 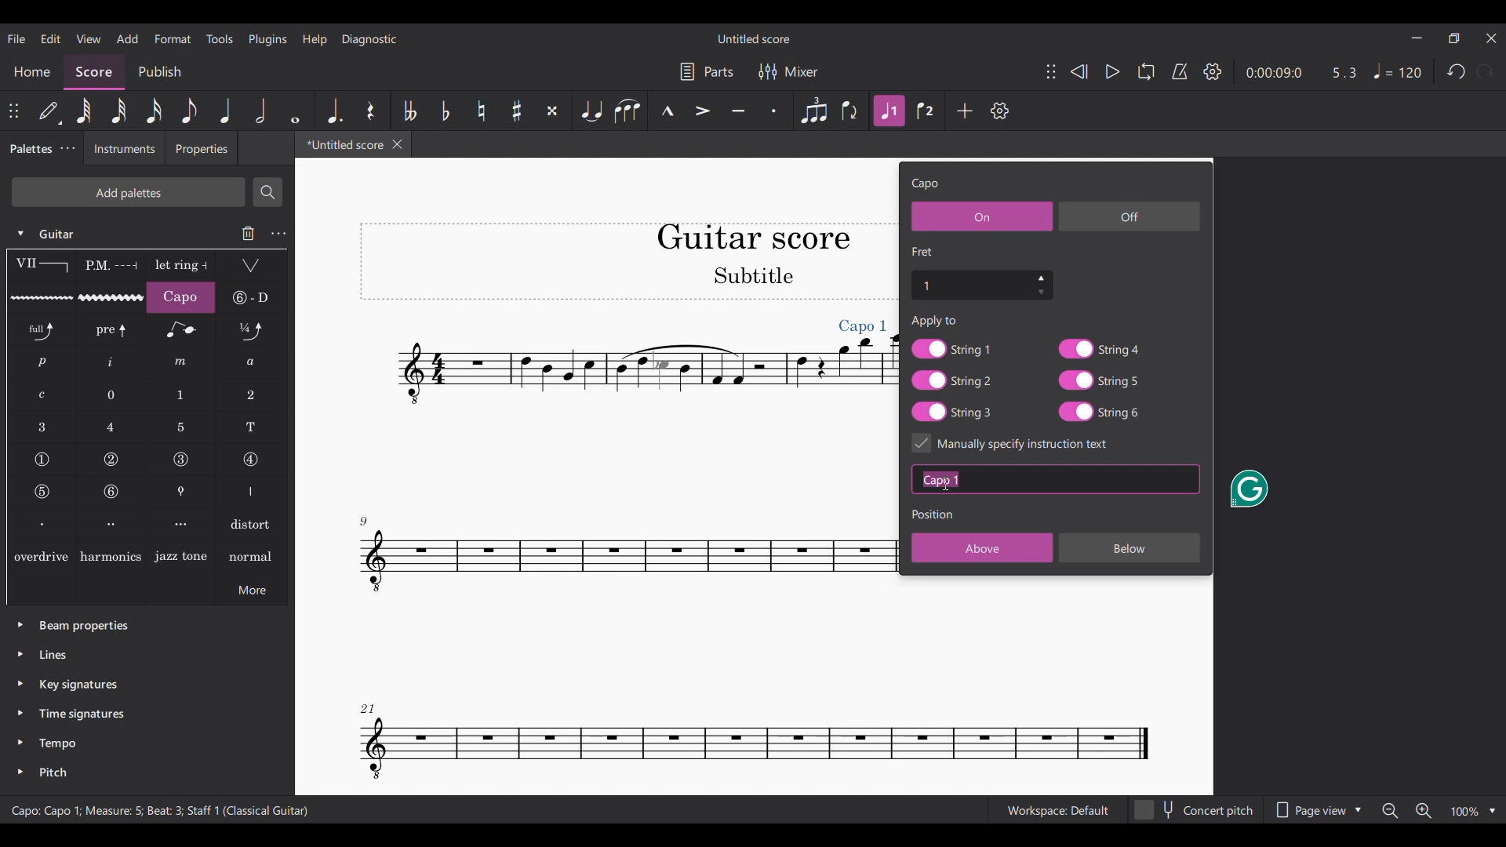 What do you see at coordinates (707, 71) in the screenshot?
I see `Parts settings` at bounding box center [707, 71].